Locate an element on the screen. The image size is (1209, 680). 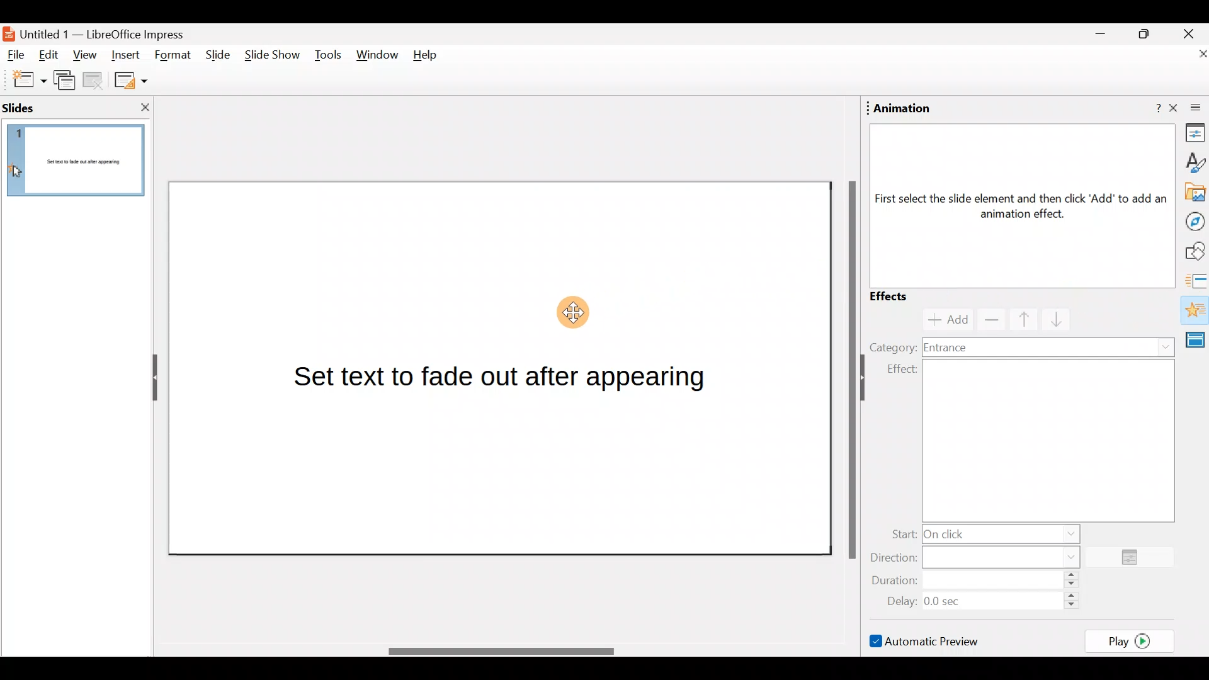
Insert is located at coordinates (125, 53).